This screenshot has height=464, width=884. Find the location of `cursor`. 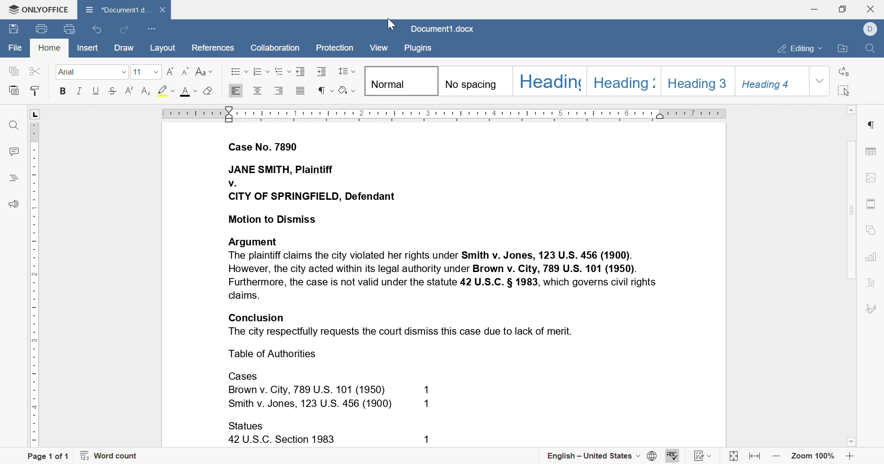

cursor is located at coordinates (390, 23).